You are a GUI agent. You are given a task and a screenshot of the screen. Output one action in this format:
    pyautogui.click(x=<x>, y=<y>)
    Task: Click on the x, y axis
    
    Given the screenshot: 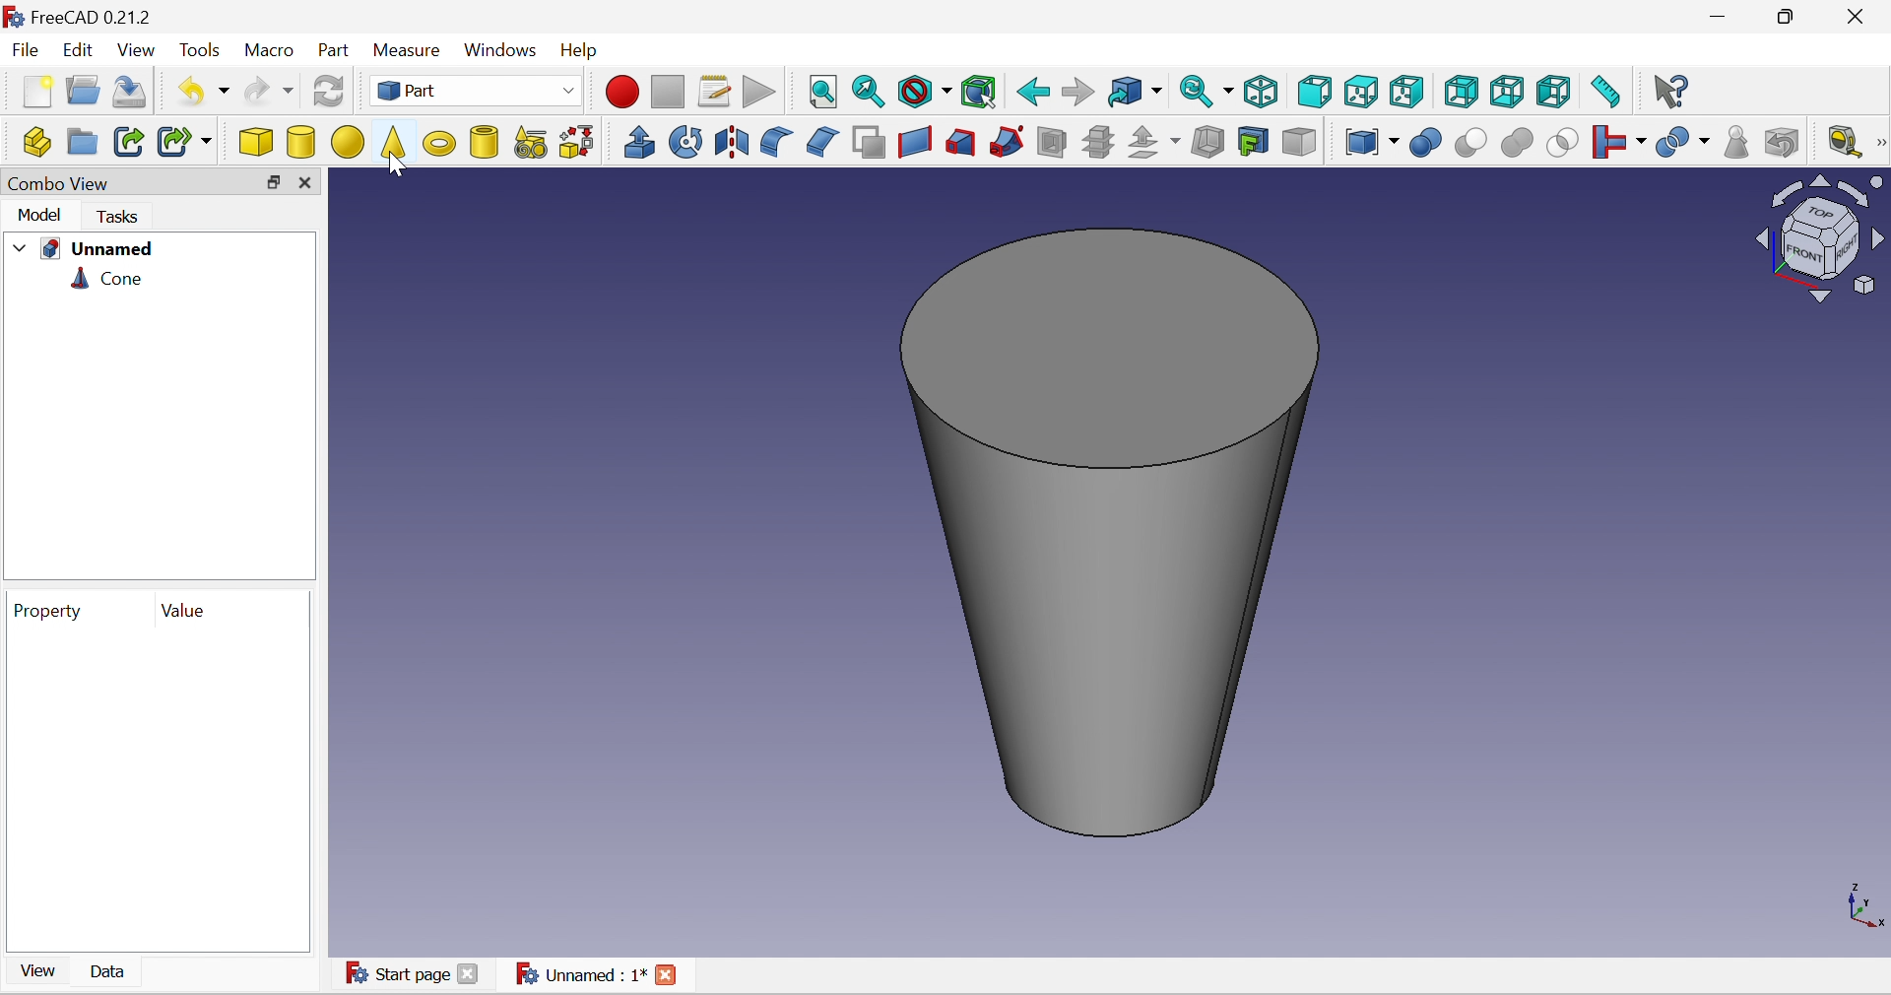 What is the action you would take?
    pyautogui.click(x=1866, y=902)
    